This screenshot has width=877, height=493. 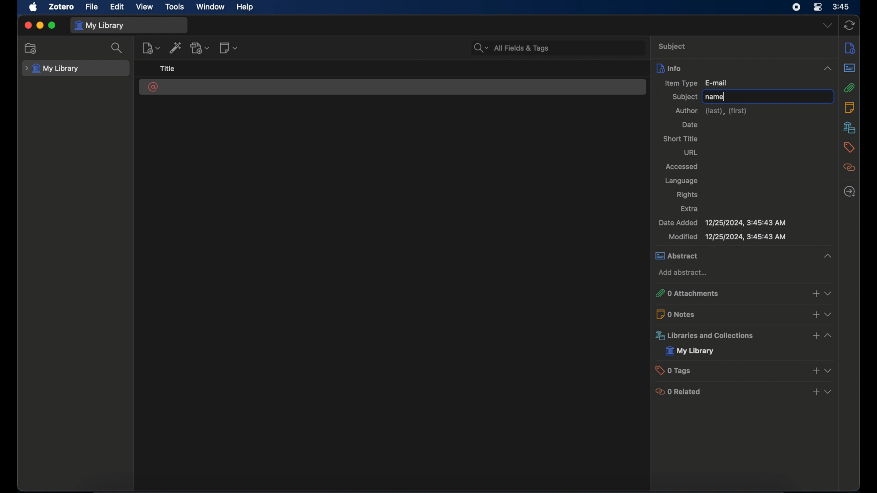 I want to click on dropdown, so click(x=827, y=26).